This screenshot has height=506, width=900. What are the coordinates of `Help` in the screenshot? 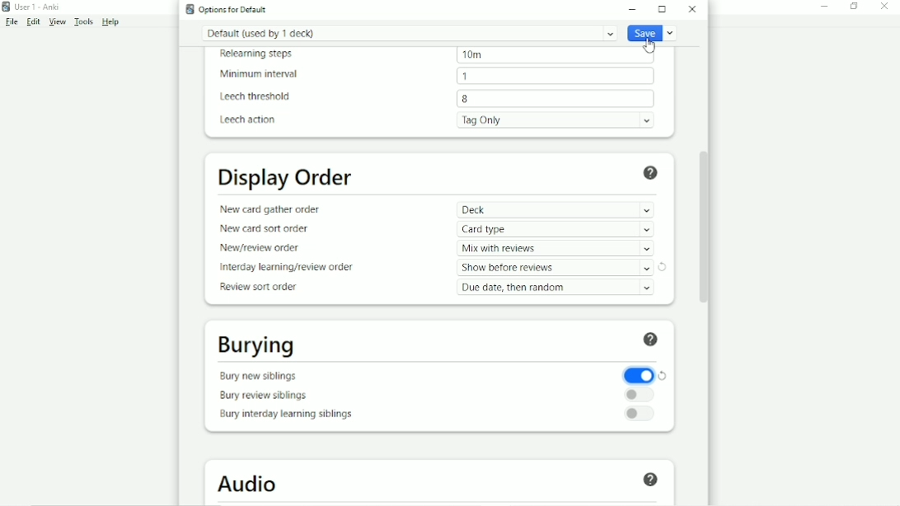 It's located at (654, 173).